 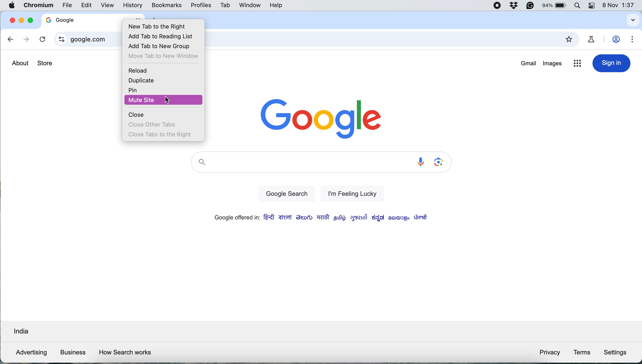 What do you see at coordinates (285, 194) in the screenshot?
I see `google search` at bounding box center [285, 194].